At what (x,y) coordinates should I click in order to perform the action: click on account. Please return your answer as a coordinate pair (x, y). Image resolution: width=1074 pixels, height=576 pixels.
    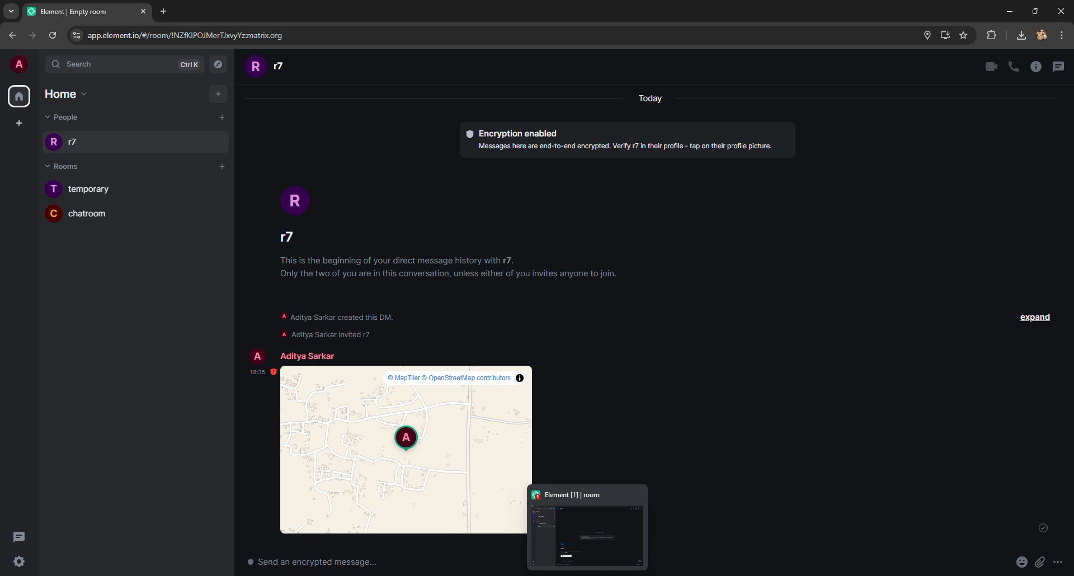
    Looking at the image, I should click on (1040, 35).